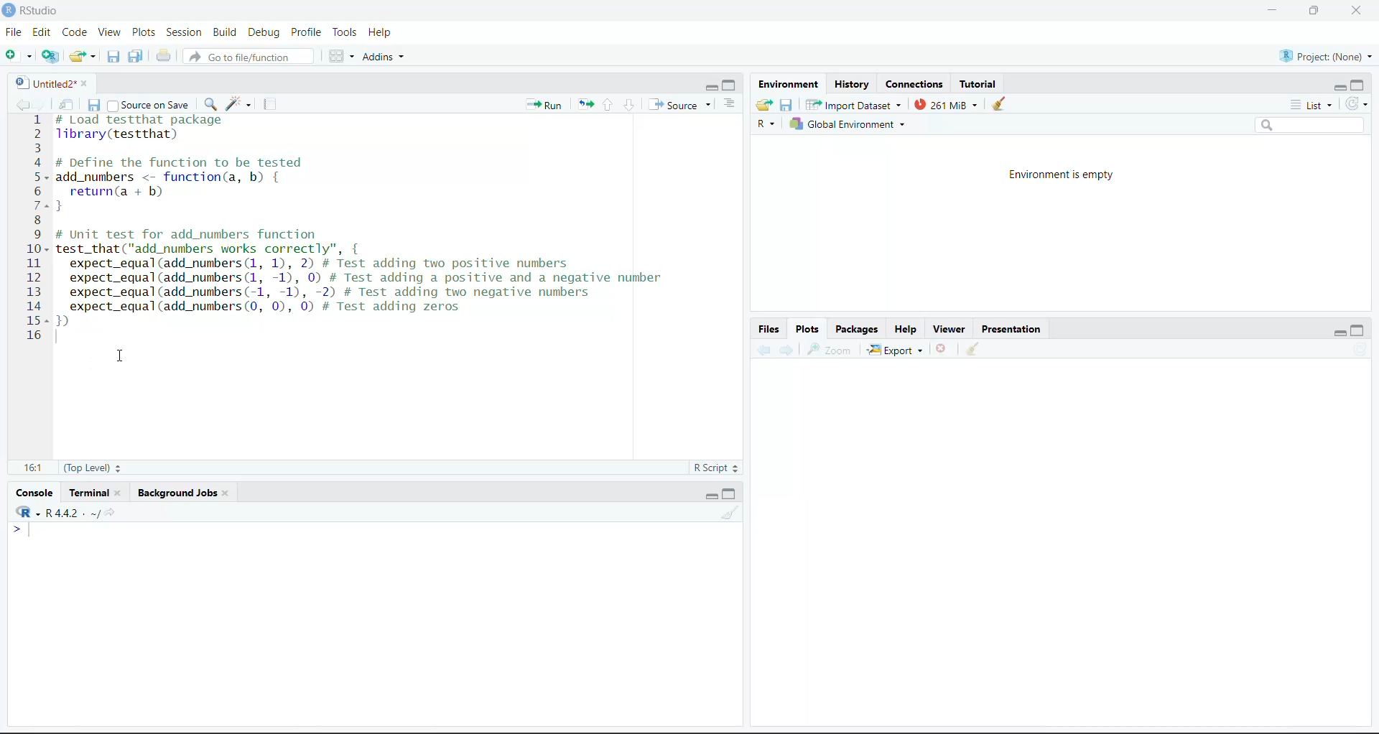  Describe the element at coordinates (583, 103) in the screenshot. I see `Re-run the previous code` at that location.